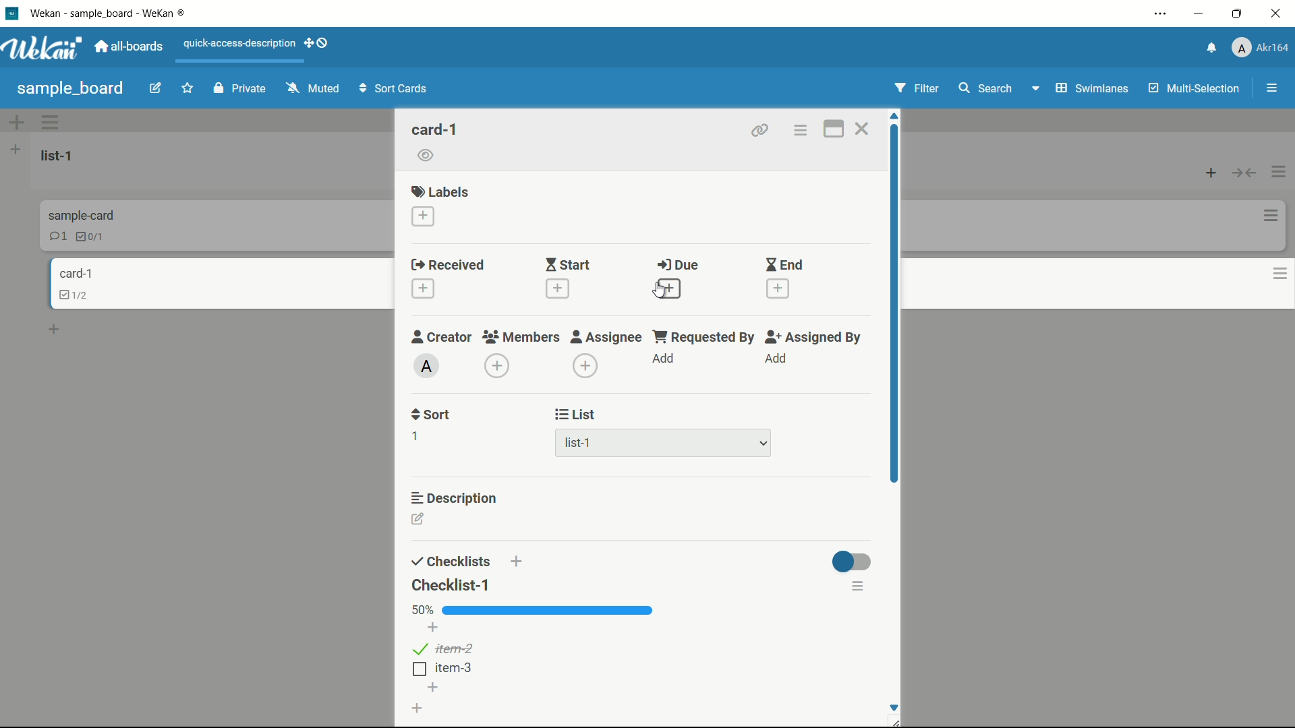 Image resolution: width=1295 pixels, height=728 pixels. I want to click on description, so click(455, 498).